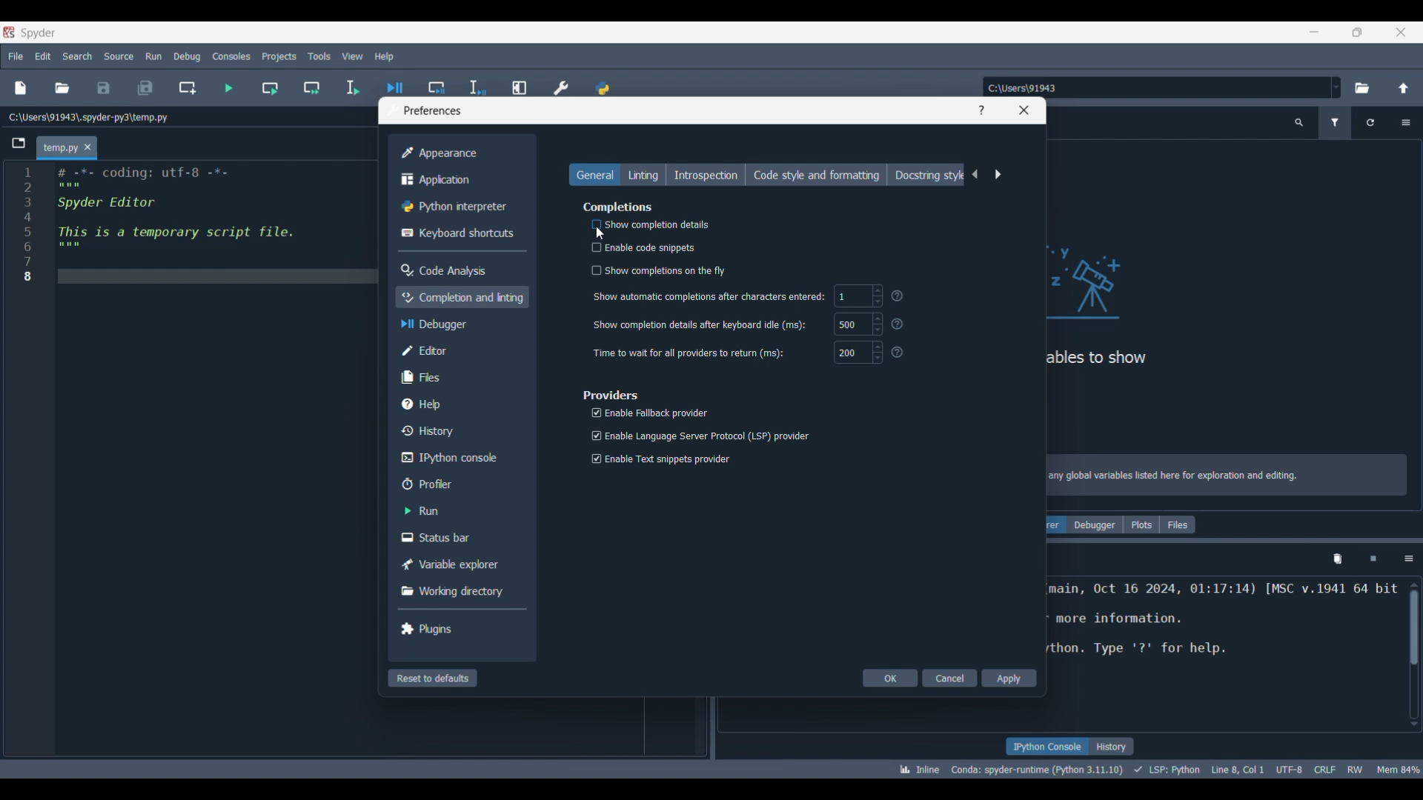 This screenshot has height=800, width=1423. I want to click on Show in smaller tab, so click(1357, 33).